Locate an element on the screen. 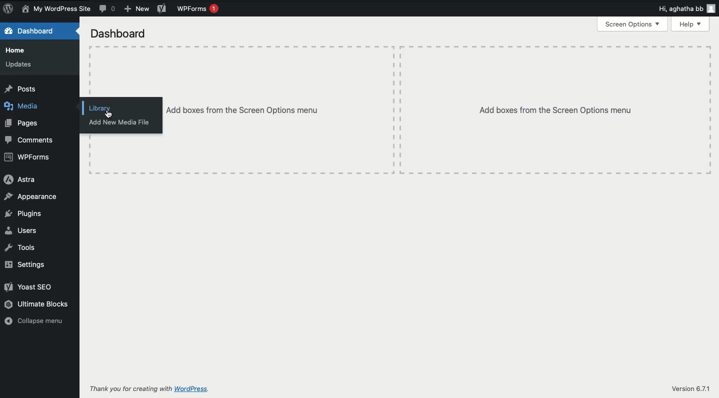 This screenshot has width=719, height=398. Updates is located at coordinates (19, 65).